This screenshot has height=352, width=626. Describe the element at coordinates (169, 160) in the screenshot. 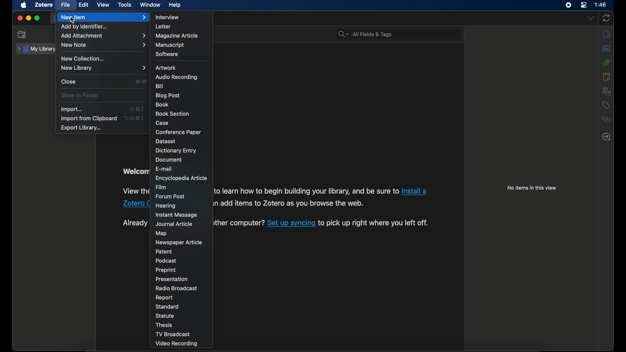

I see `document` at that location.